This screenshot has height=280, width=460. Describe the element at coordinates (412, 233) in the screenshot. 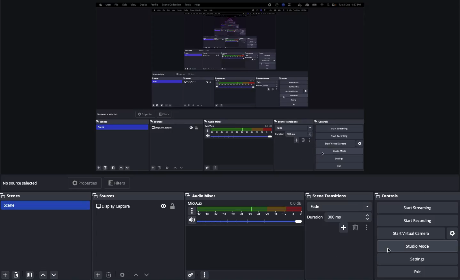

I see `Start virtual camera` at that location.